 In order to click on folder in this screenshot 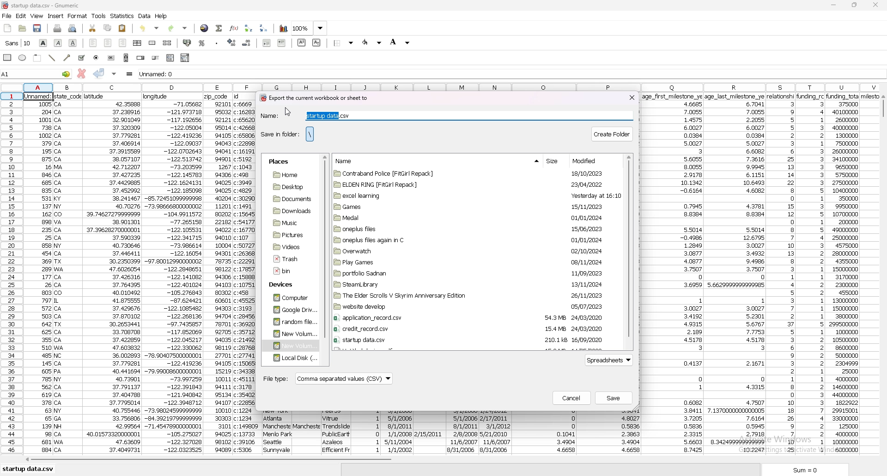, I will do `click(472, 229)`.